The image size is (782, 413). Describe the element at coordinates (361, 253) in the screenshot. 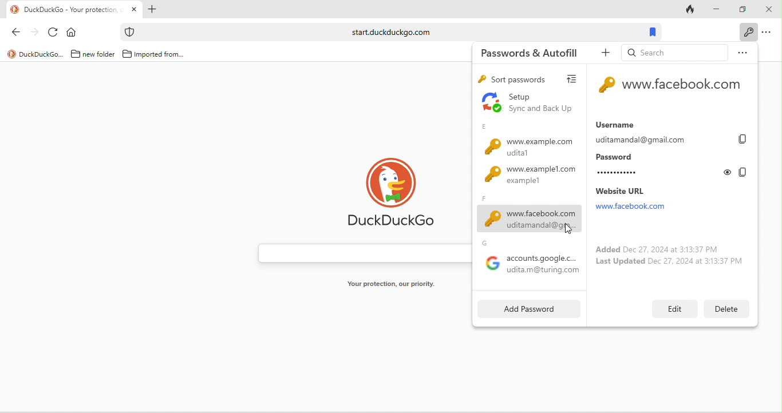

I see `search bar` at that location.